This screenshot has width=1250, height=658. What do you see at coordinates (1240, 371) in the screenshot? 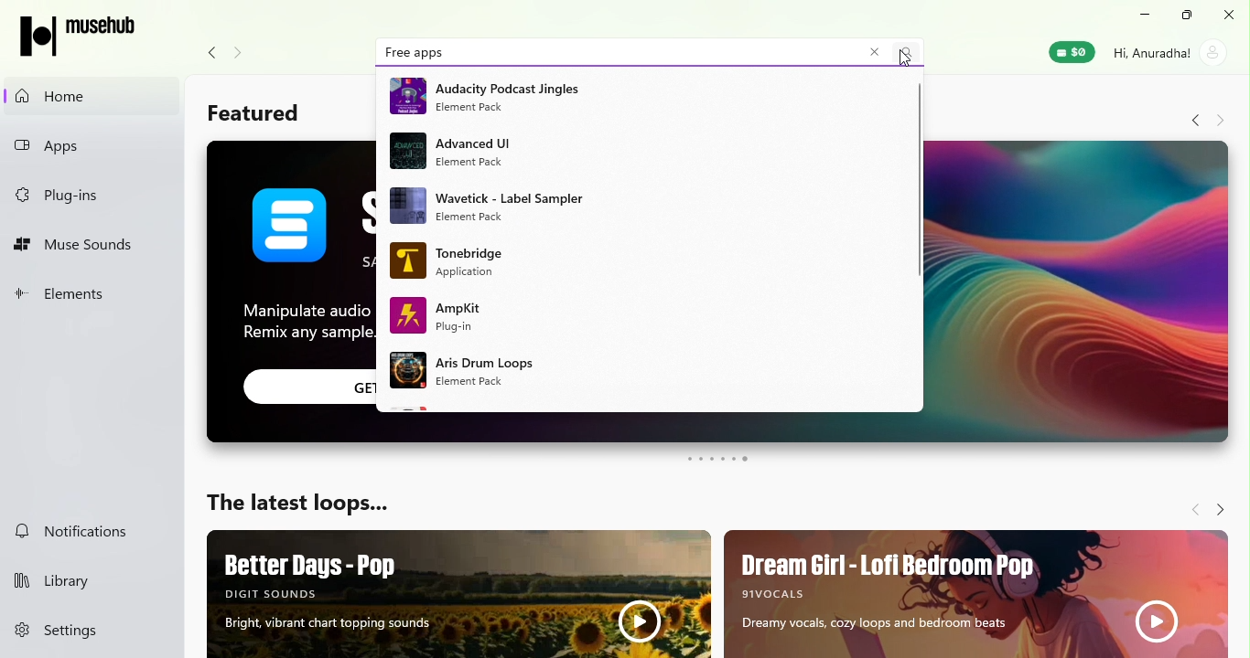
I see `Scroll bar` at bounding box center [1240, 371].